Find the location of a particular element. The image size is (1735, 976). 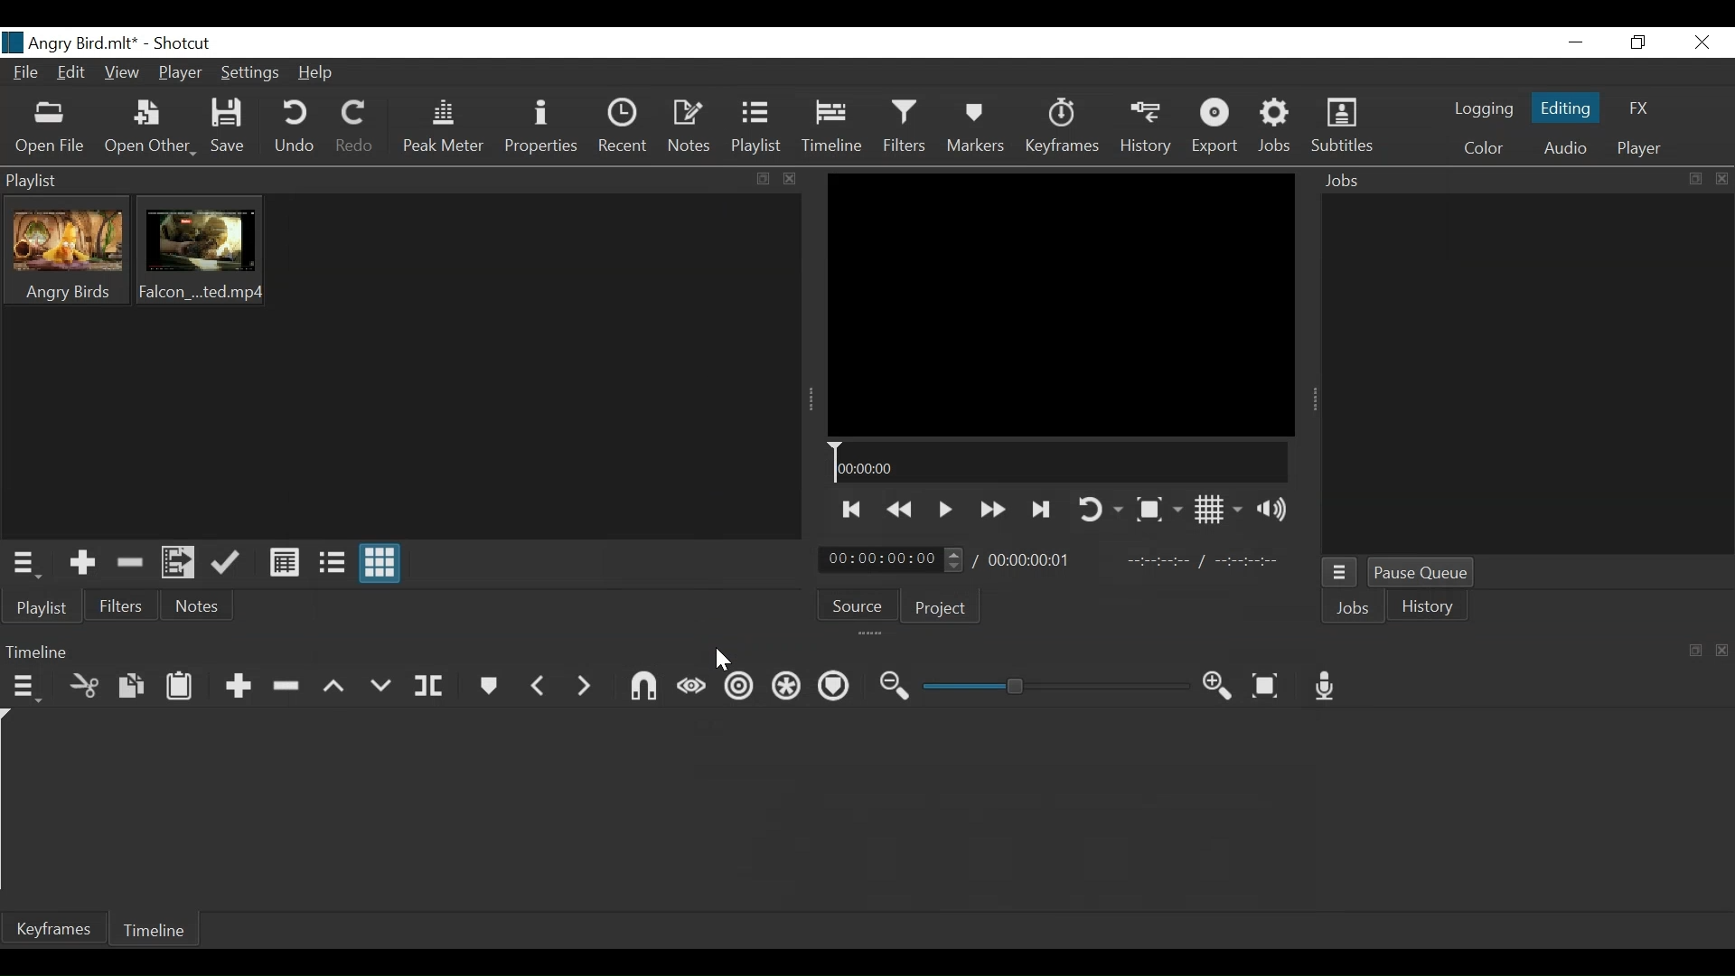

File name is located at coordinates (70, 43).